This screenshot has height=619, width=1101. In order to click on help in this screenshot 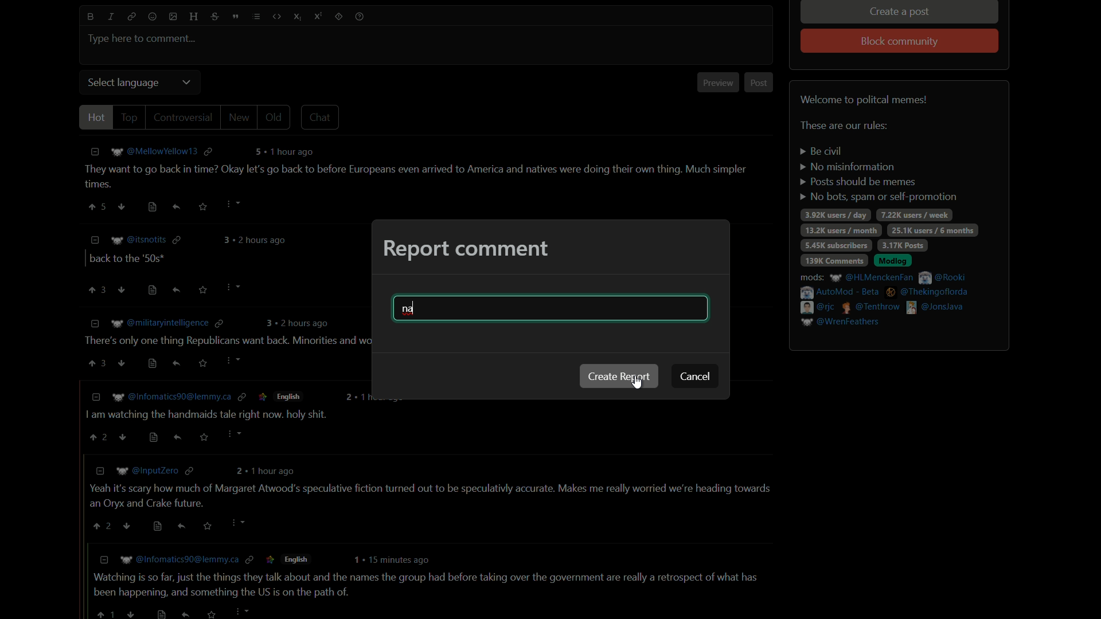, I will do `click(360, 17)`.